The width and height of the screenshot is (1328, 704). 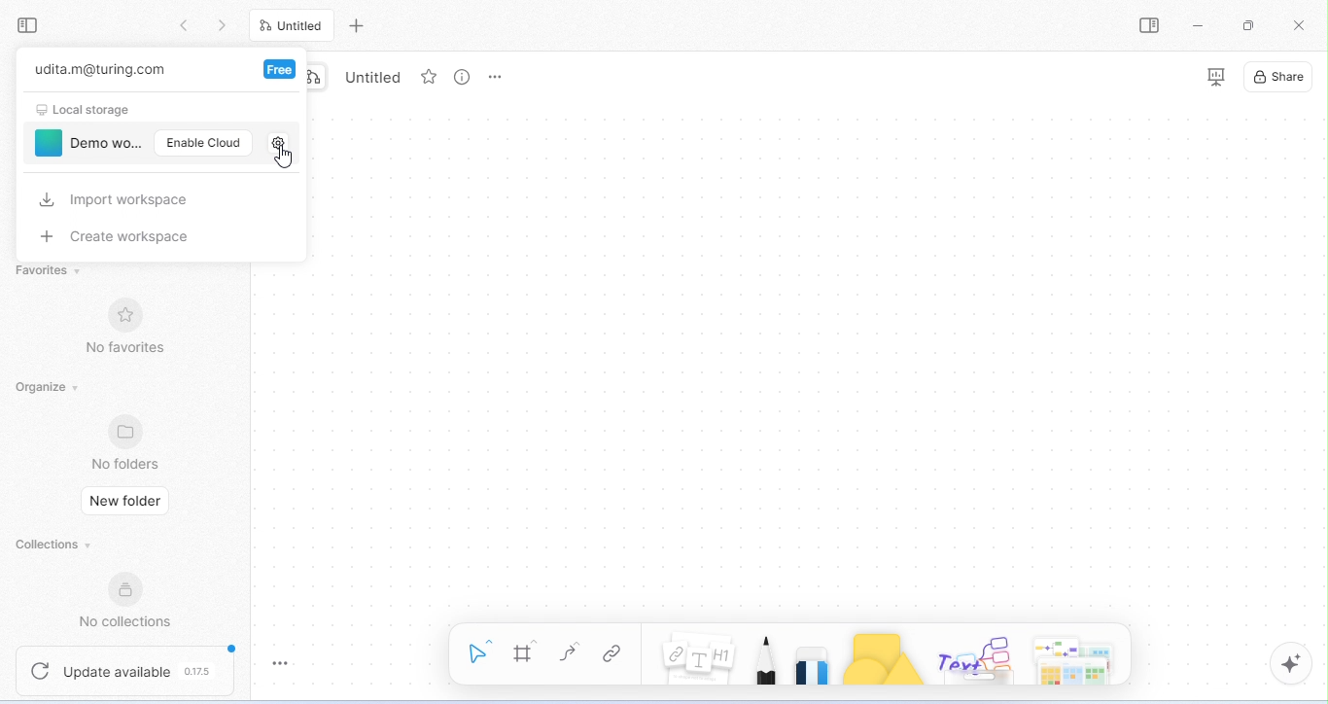 What do you see at coordinates (1283, 664) in the screenshot?
I see `AI assistant` at bounding box center [1283, 664].